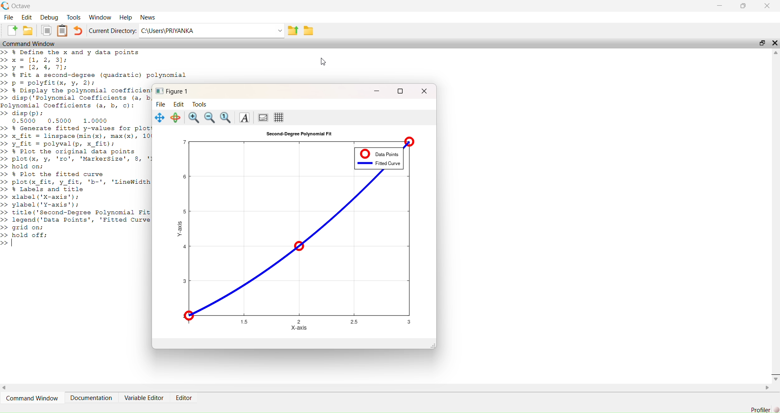 The height and width of the screenshot is (413, 780). I want to click on Minimize, so click(721, 6).